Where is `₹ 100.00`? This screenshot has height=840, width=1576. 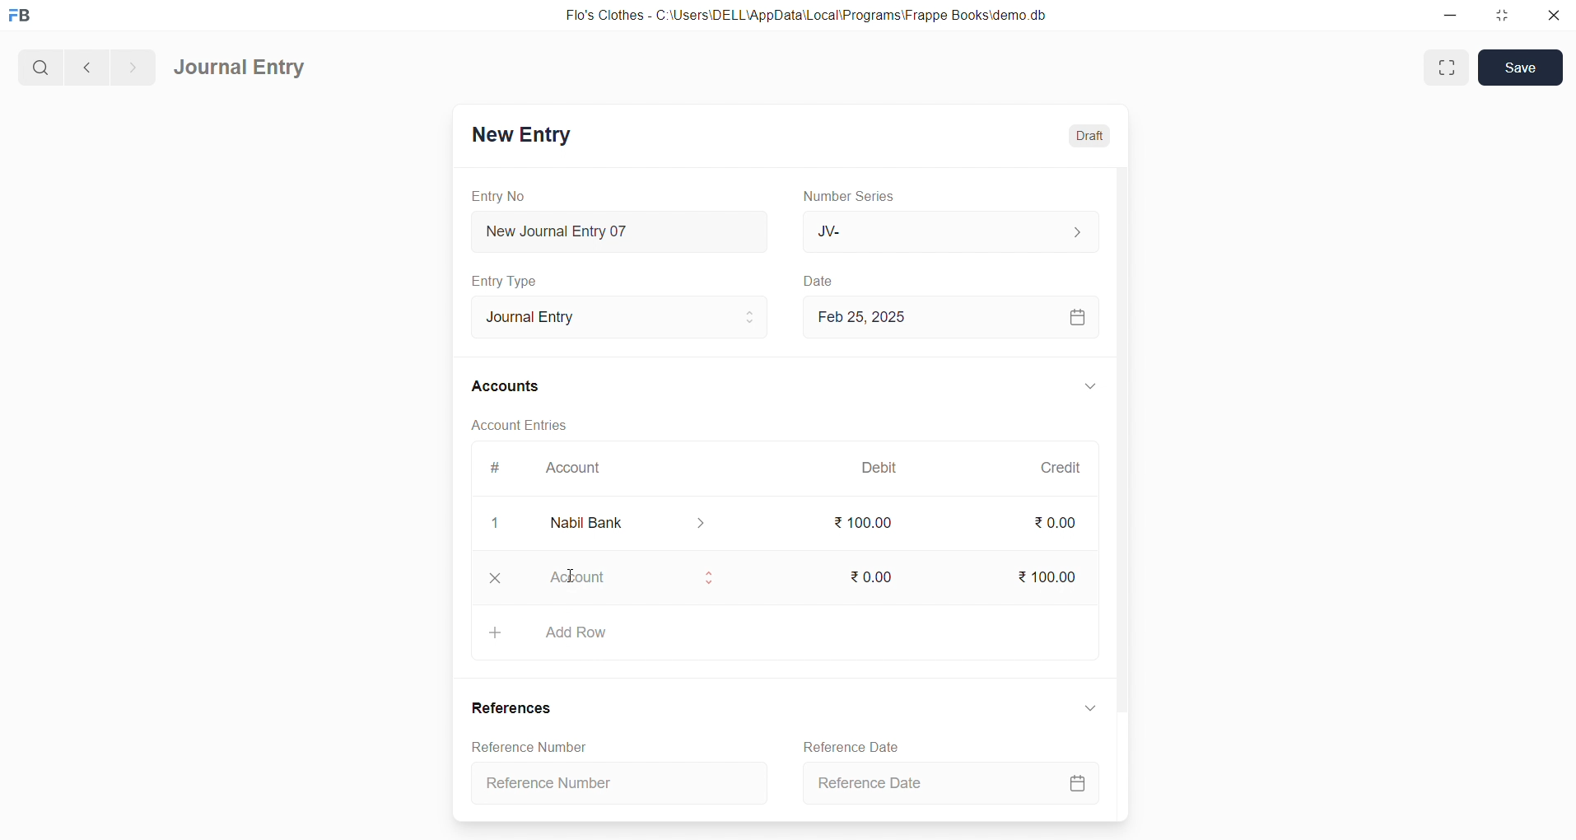
₹ 100.00 is located at coordinates (1053, 576).